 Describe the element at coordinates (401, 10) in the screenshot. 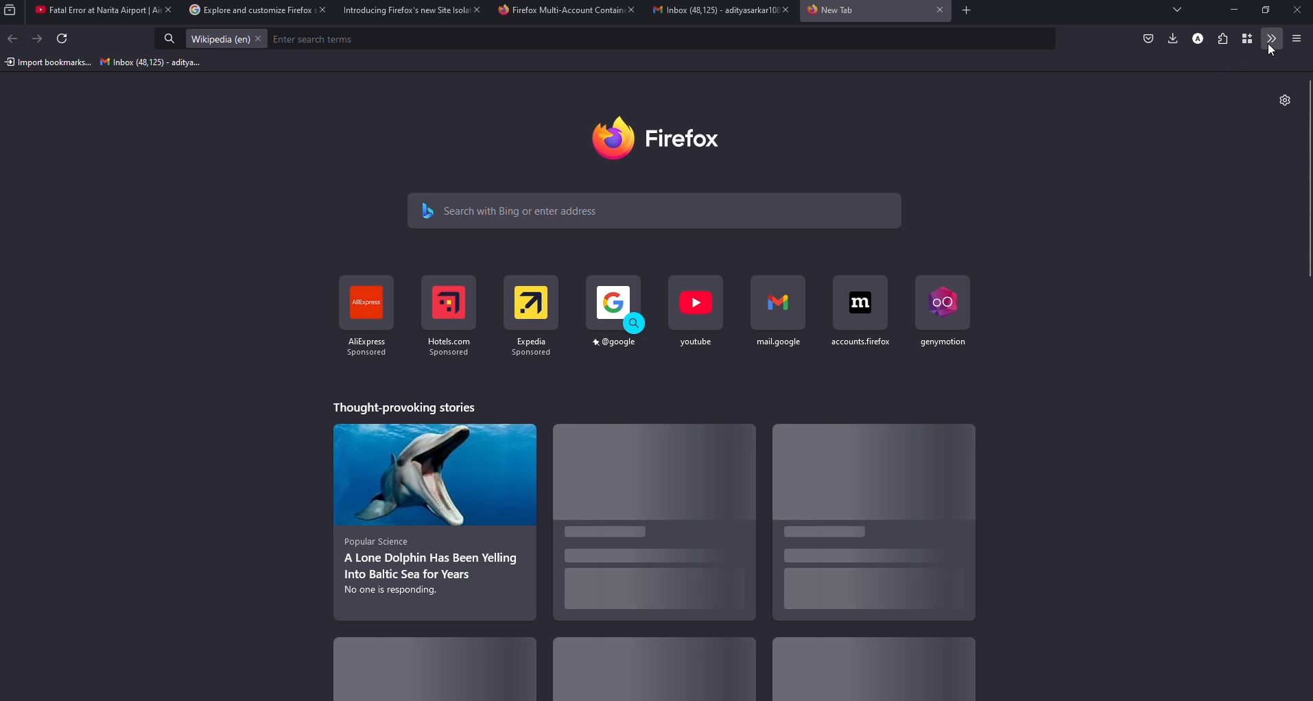

I see `tab` at that location.